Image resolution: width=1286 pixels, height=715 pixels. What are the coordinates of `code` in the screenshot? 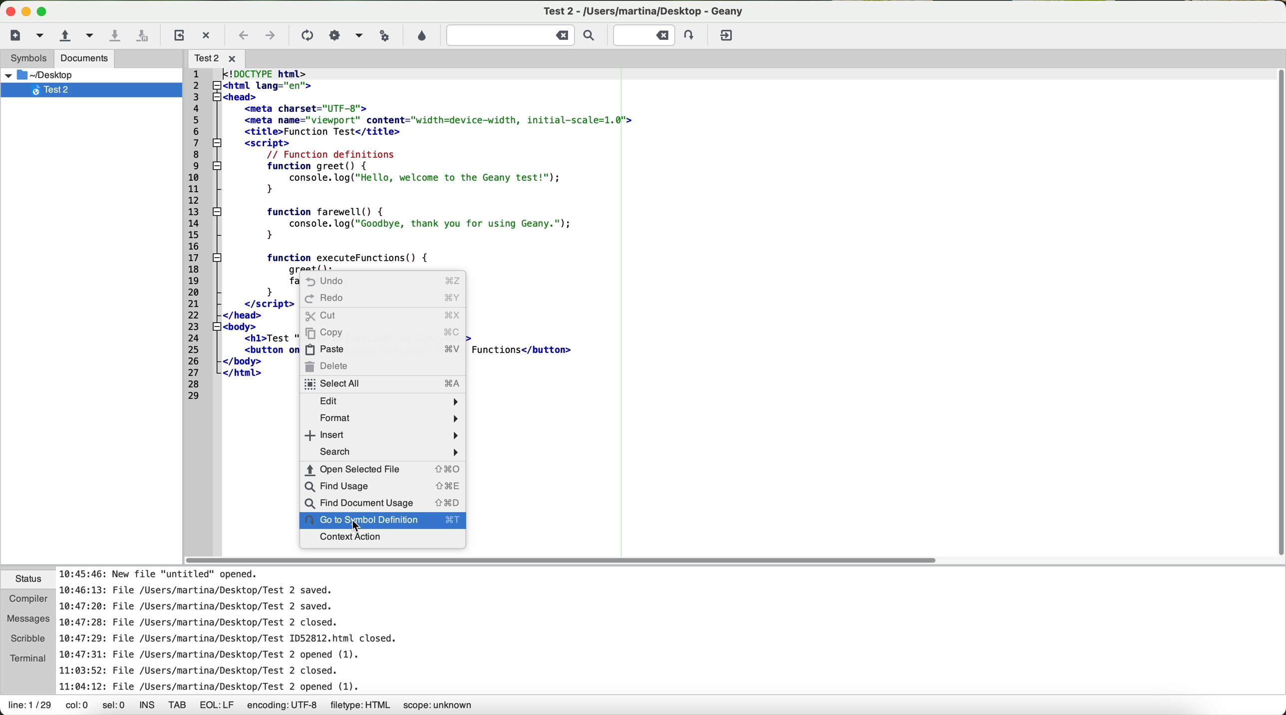 It's located at (412, 166).